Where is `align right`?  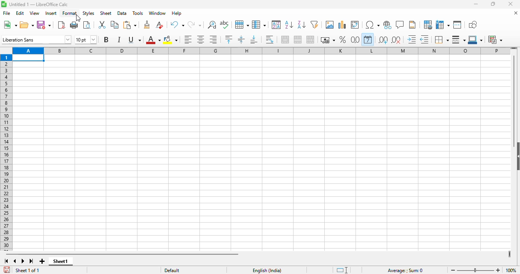 align right is located at coordinates (213, 40).